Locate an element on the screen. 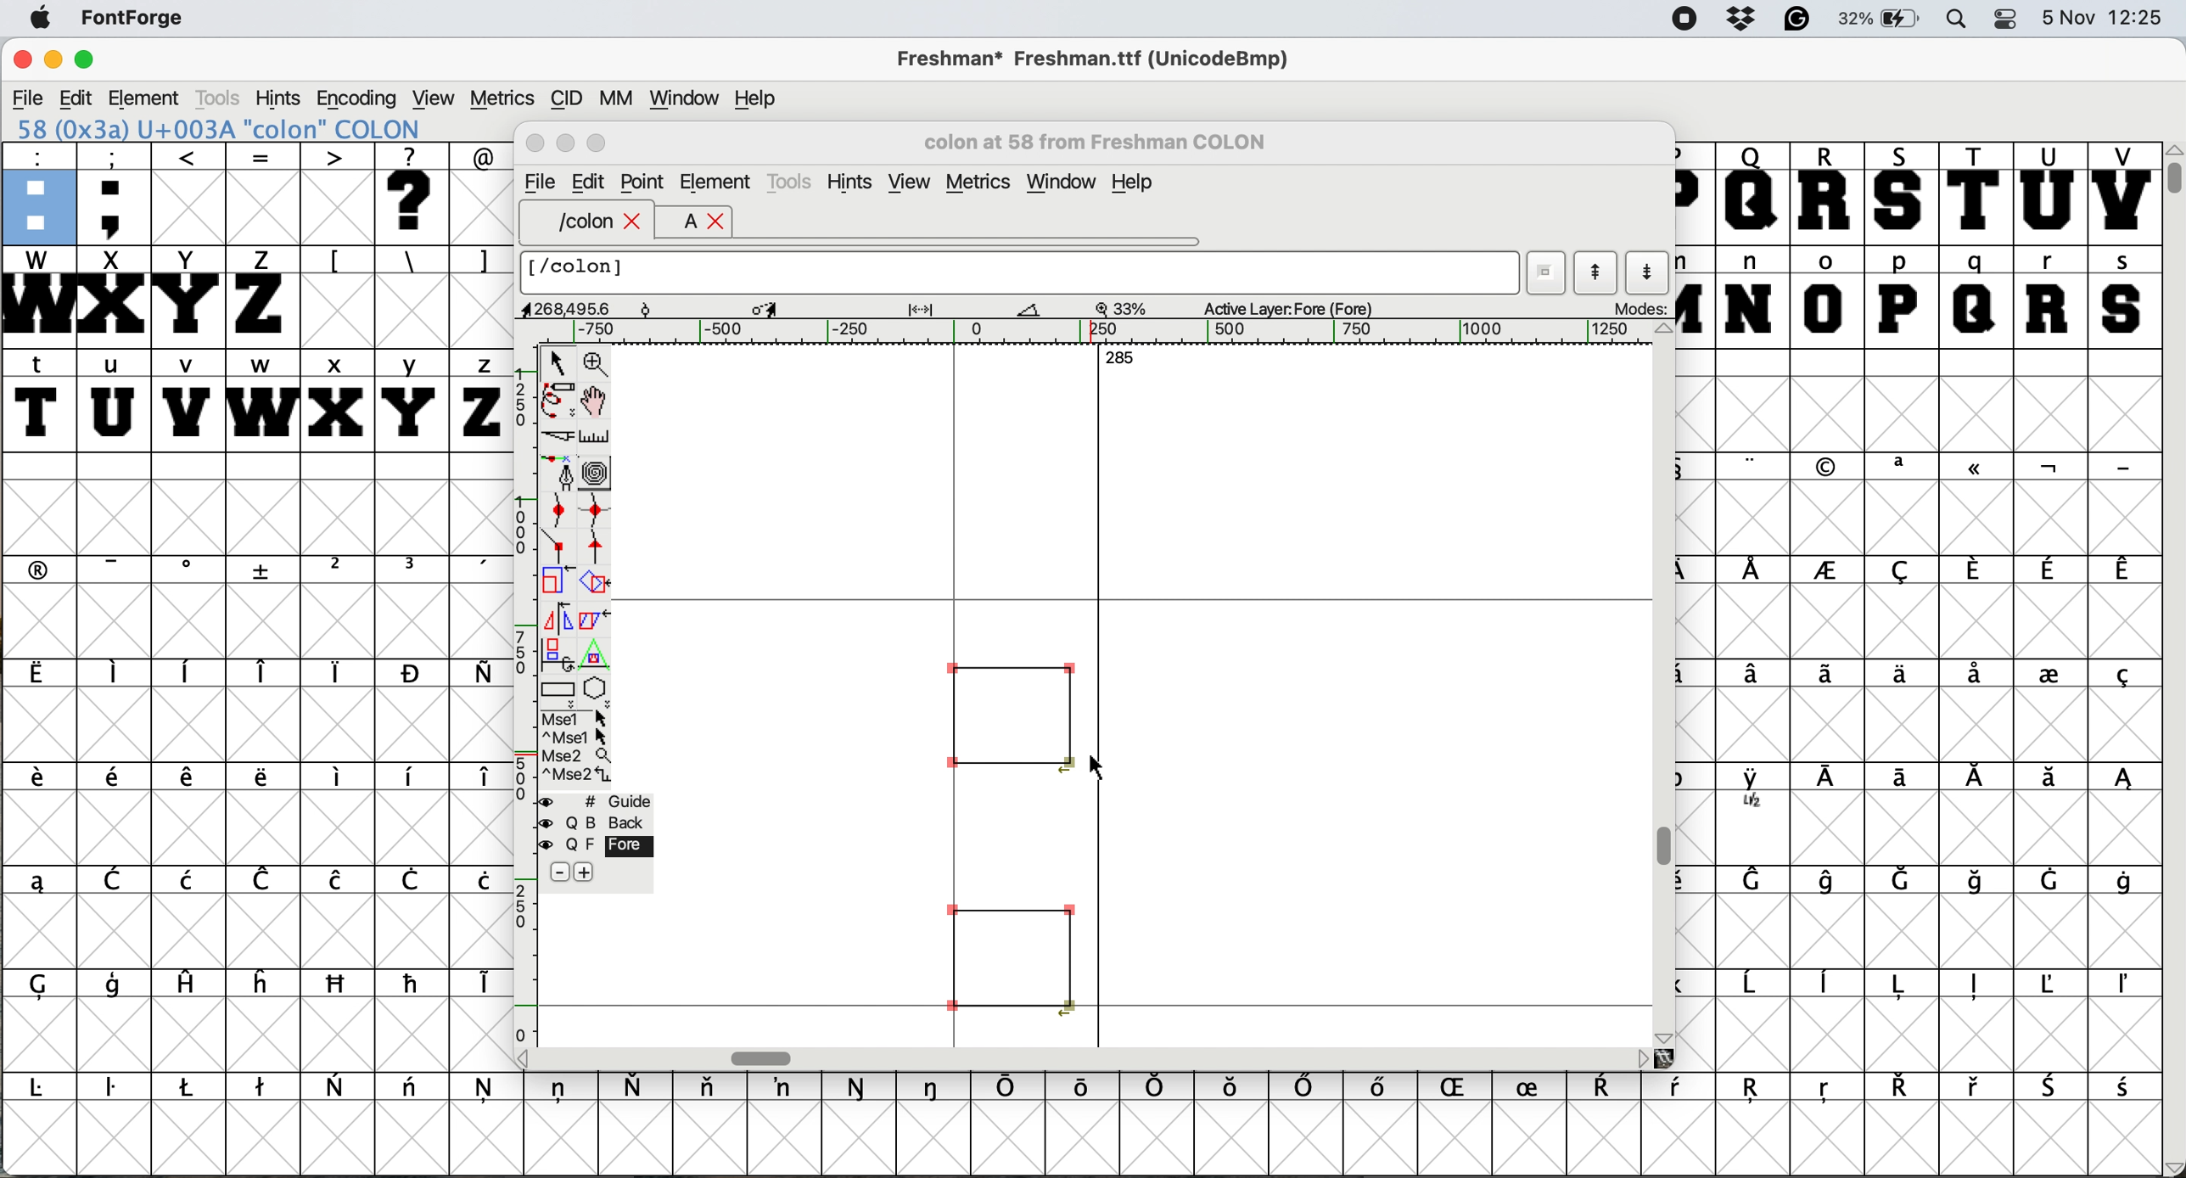  symbol is located at coordinates (1976, 781).